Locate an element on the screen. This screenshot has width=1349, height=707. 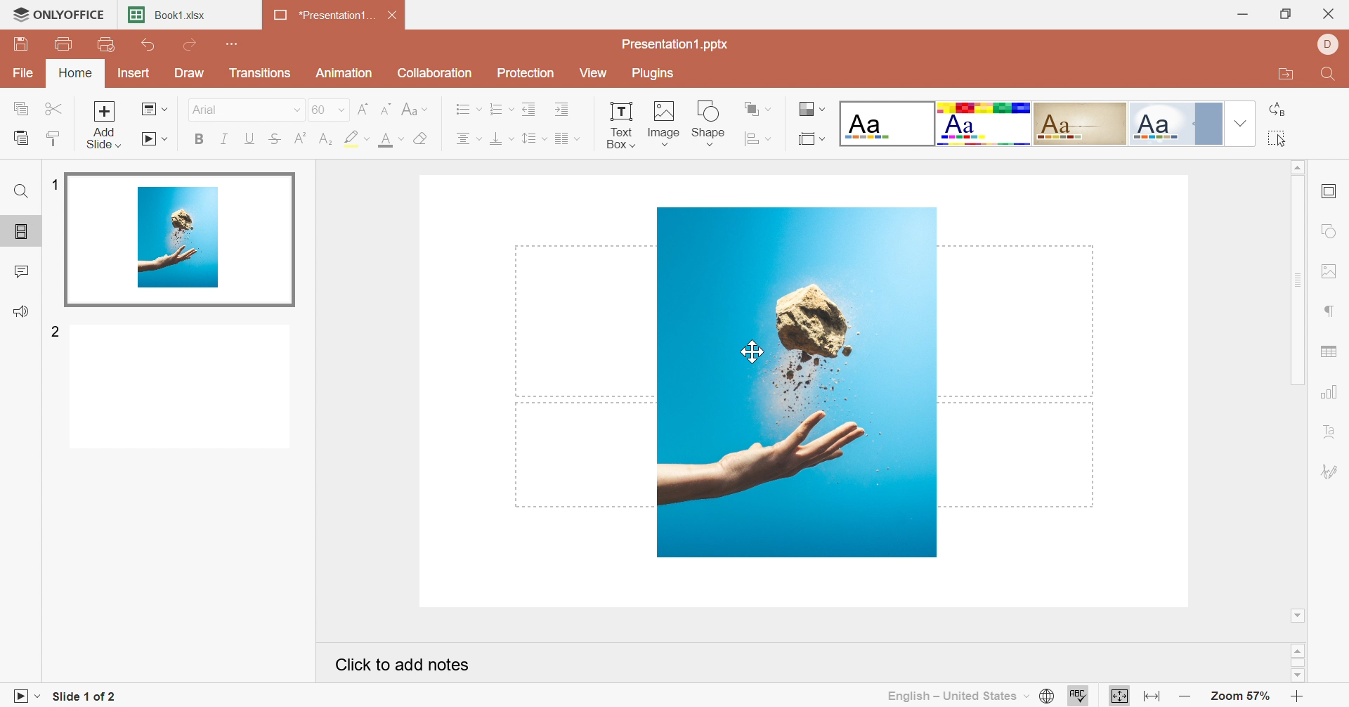
Draw is located at coordinates (192, 73).